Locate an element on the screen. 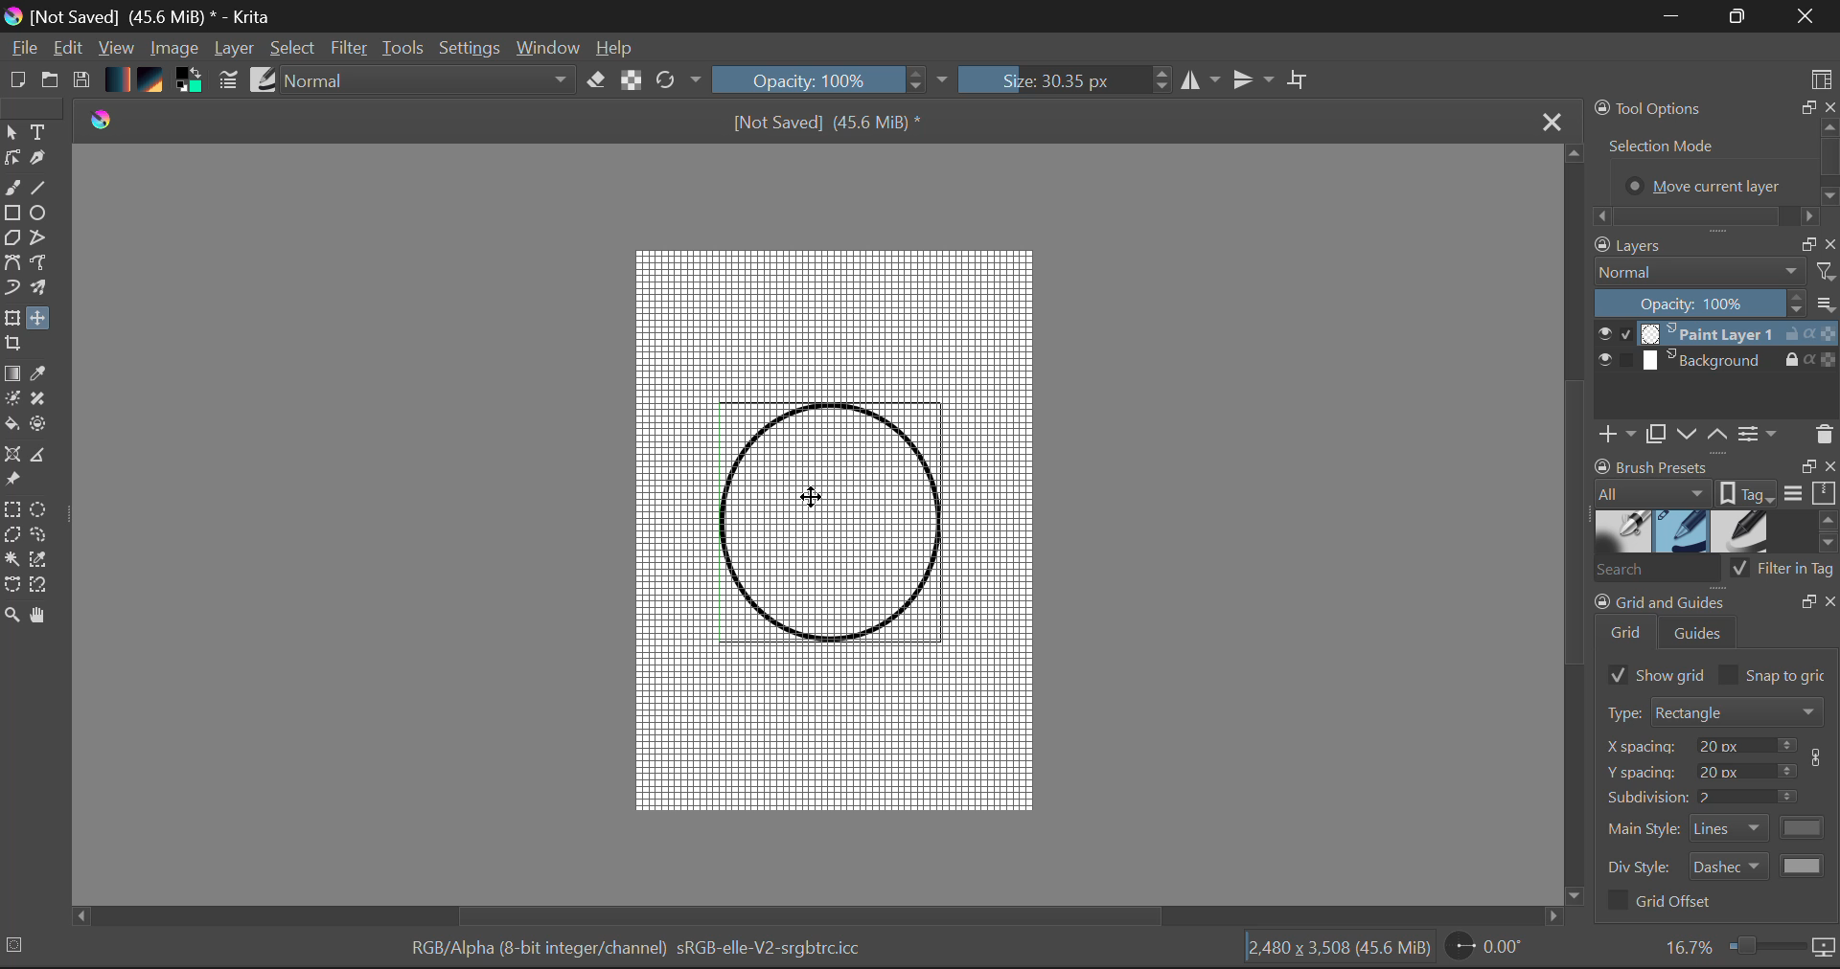 This screenshot has height=969, width=1840. Freehand Selection is located at coordinates (41, 535).